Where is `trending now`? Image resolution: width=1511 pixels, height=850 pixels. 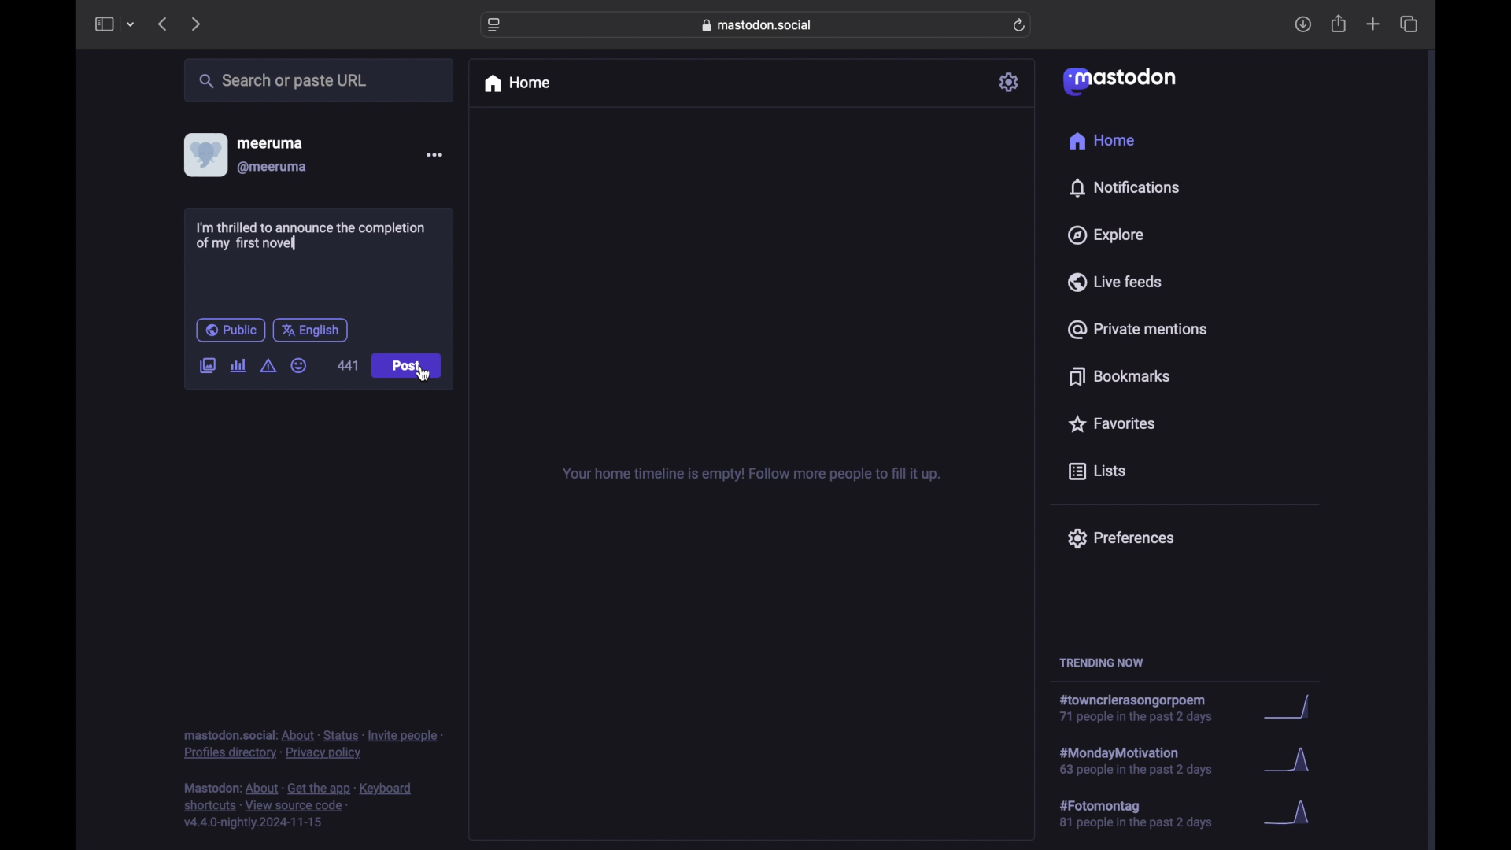 trending now is located at coordinates (1101, 663).